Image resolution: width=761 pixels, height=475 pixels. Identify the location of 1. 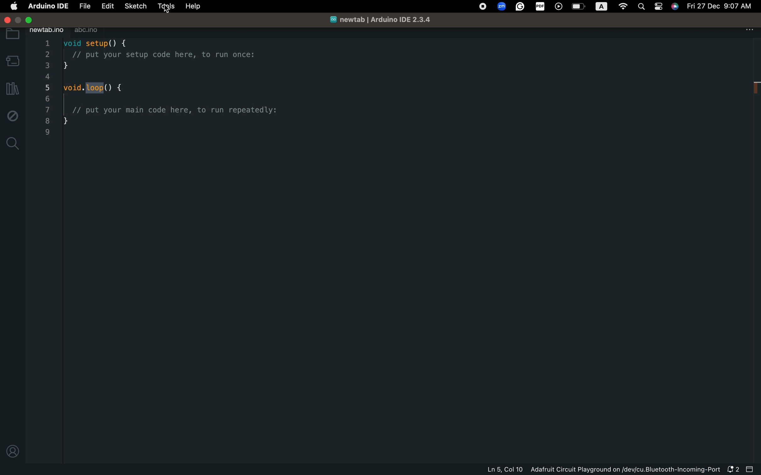
(46, 43).